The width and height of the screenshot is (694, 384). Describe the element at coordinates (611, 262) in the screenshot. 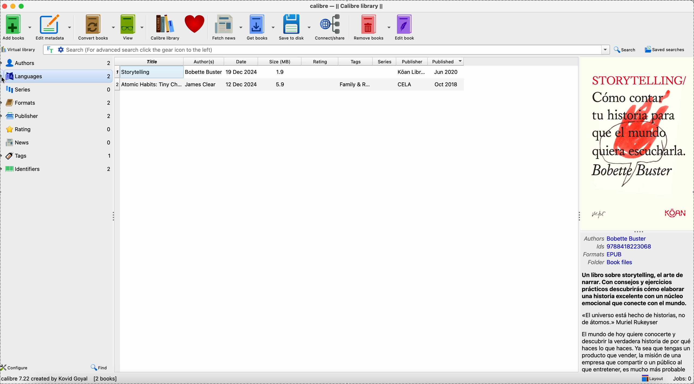

I see `folder book files` at that location.